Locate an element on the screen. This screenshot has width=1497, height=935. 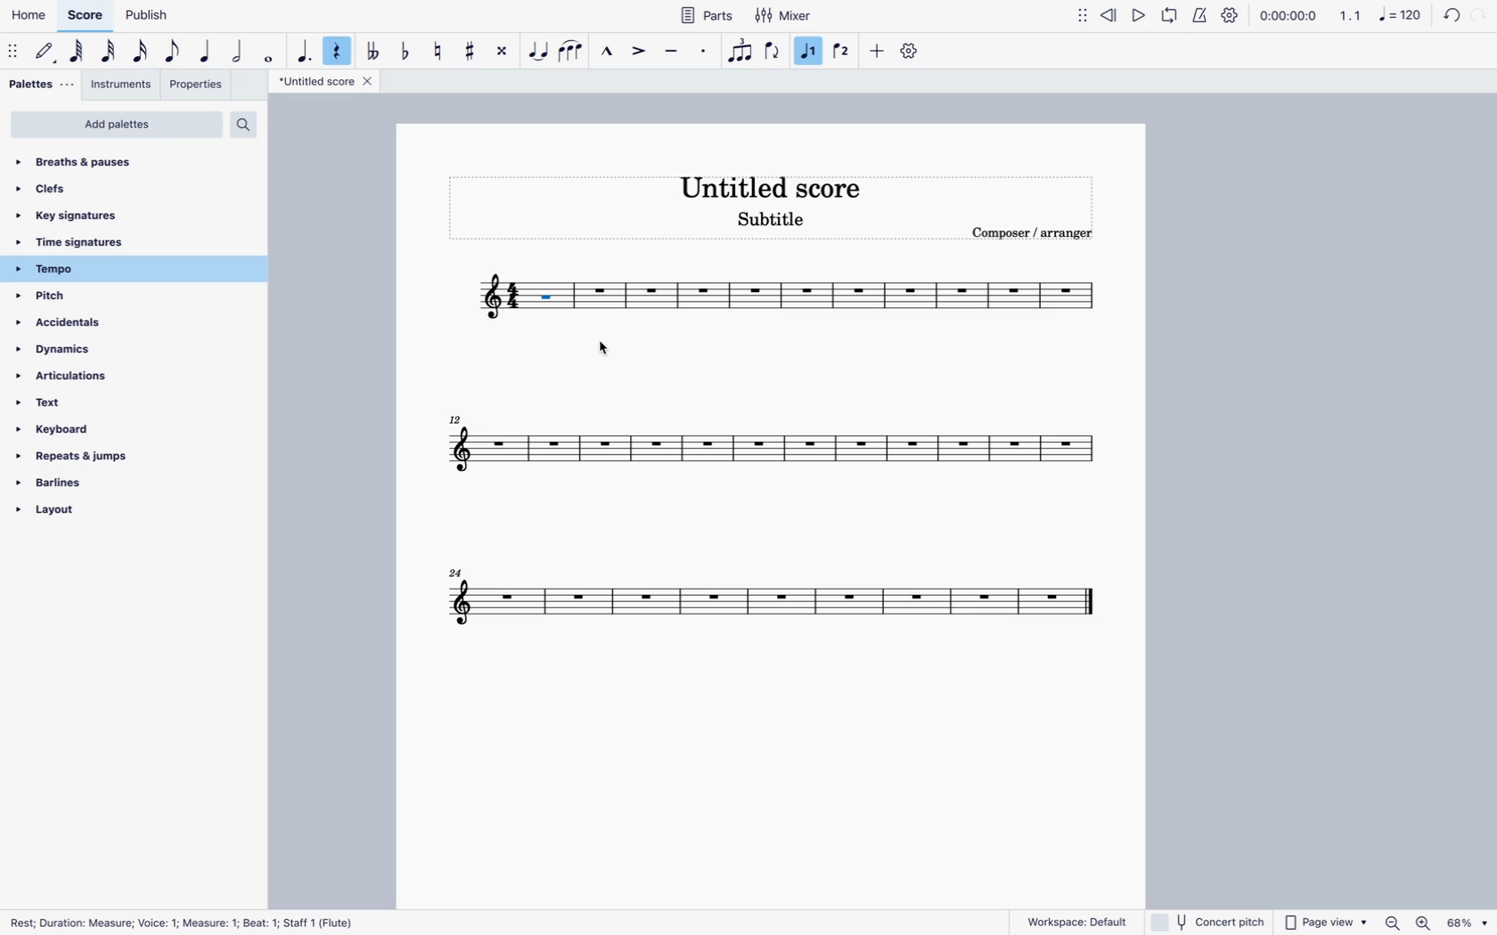
publish is located at coordinates (147, 16).